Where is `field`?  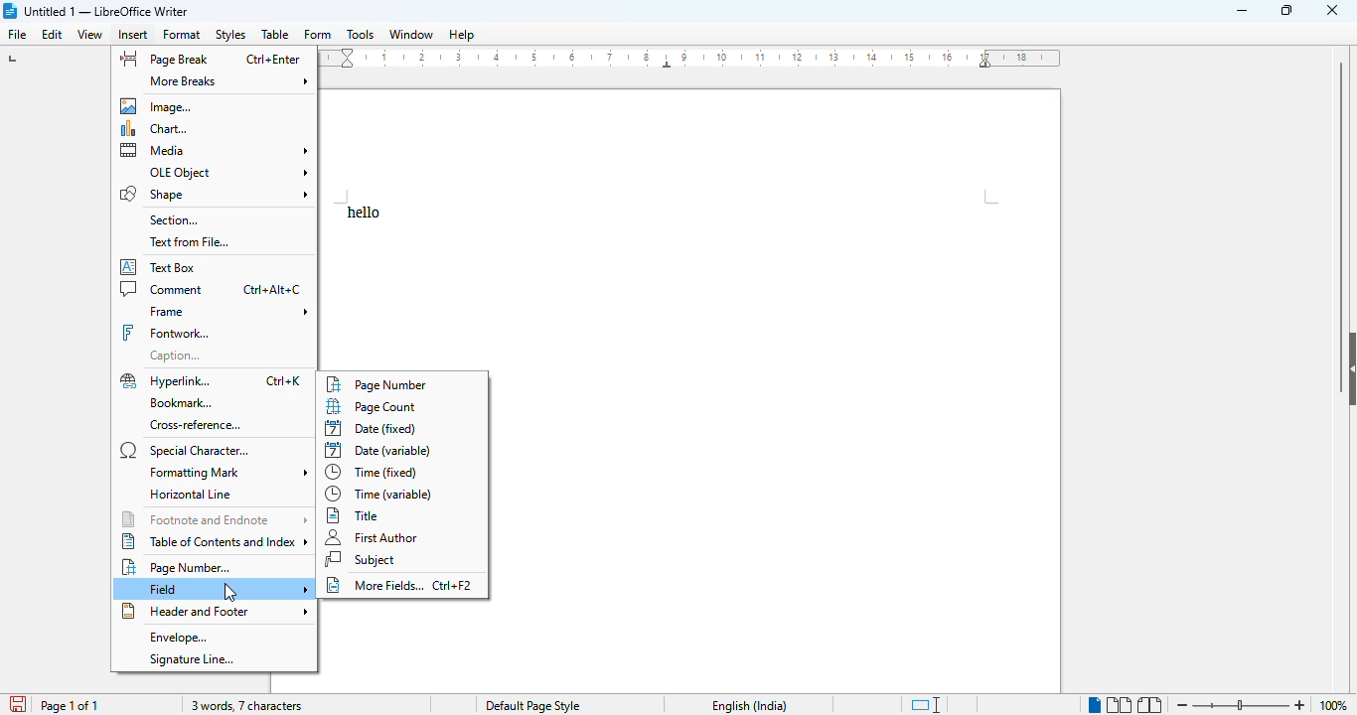
field is located at coordinates (227, 589).